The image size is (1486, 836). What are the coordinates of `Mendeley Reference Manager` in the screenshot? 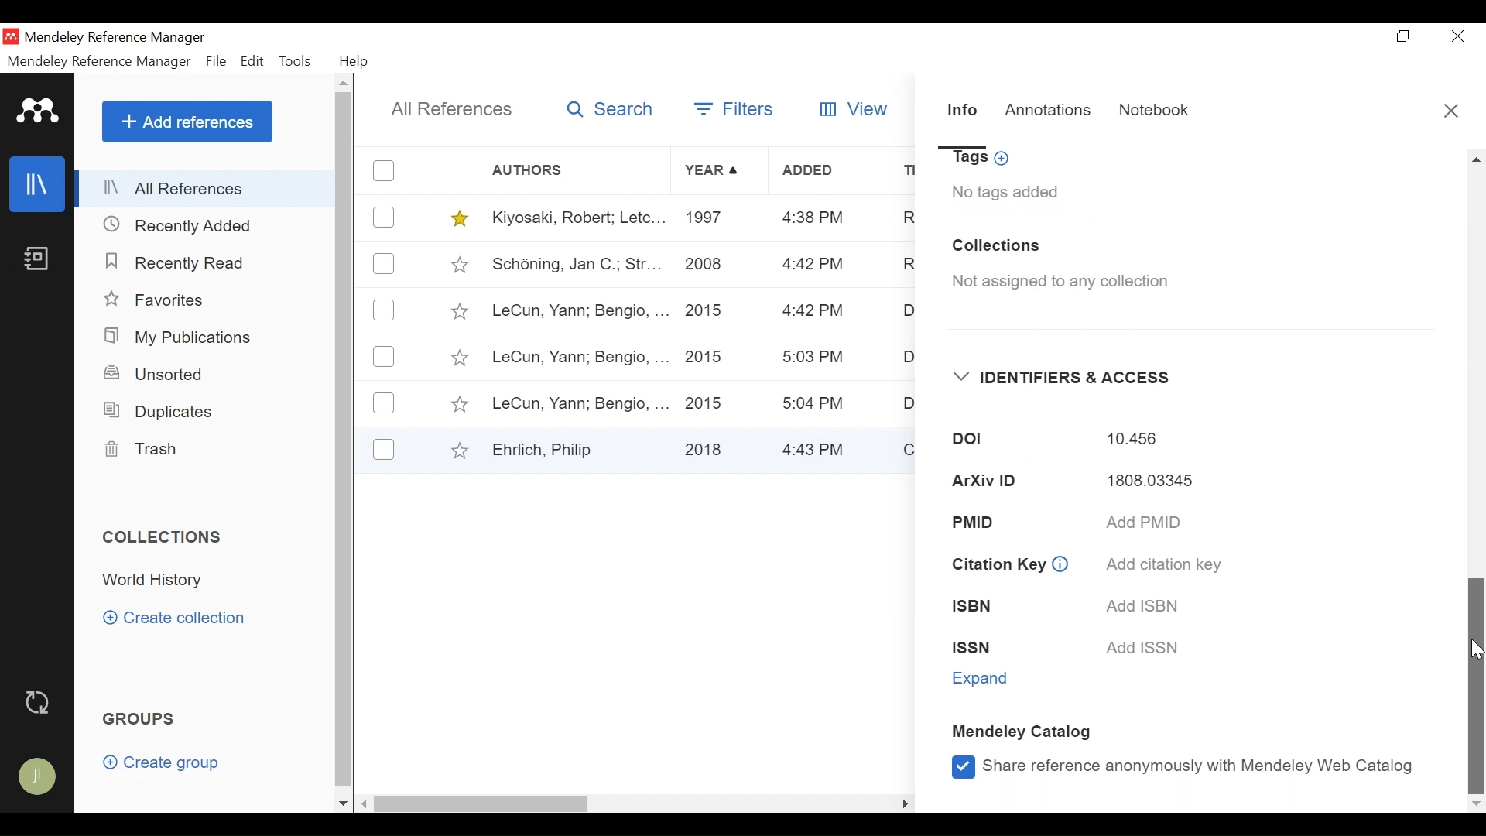 It's located at (115, 39).